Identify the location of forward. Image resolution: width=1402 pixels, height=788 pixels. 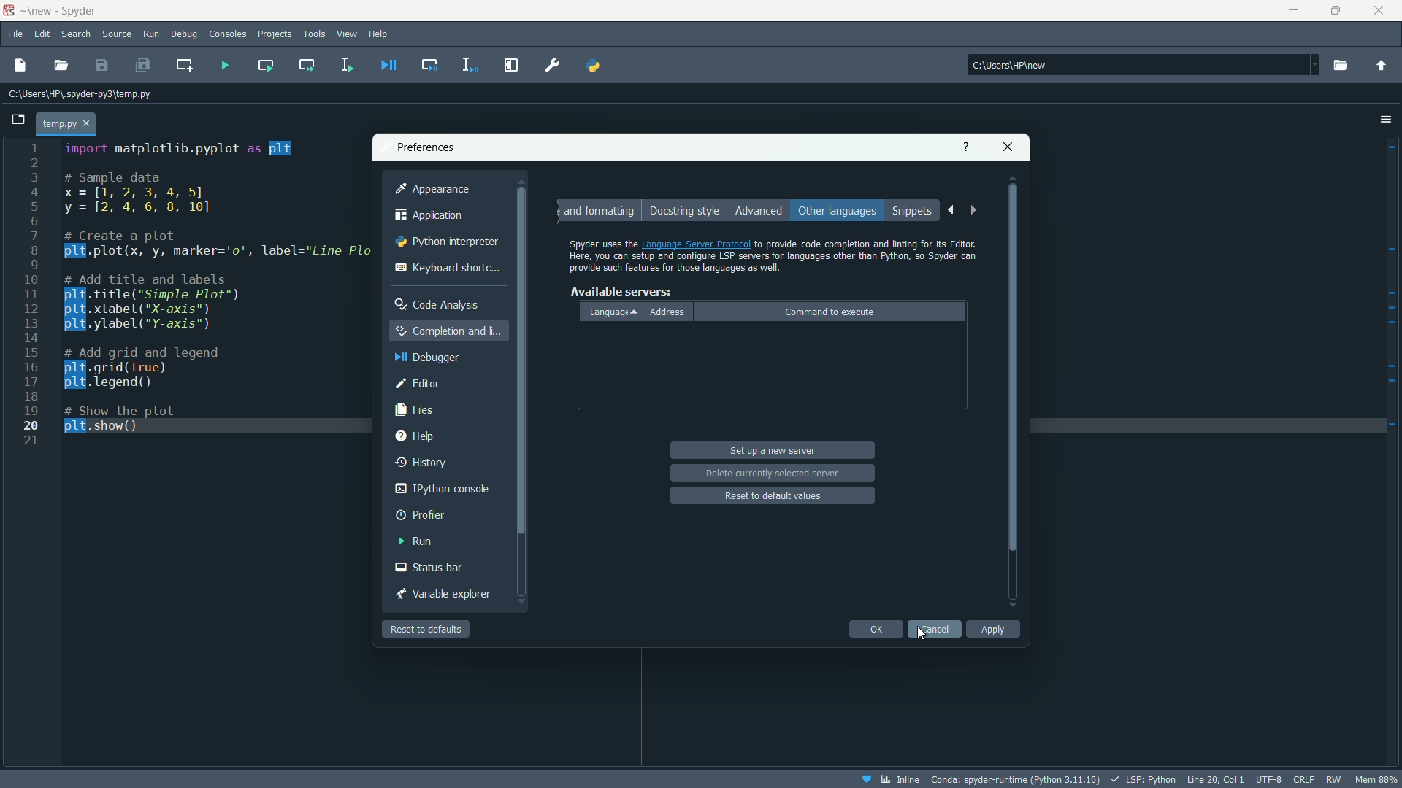
(976, 212).